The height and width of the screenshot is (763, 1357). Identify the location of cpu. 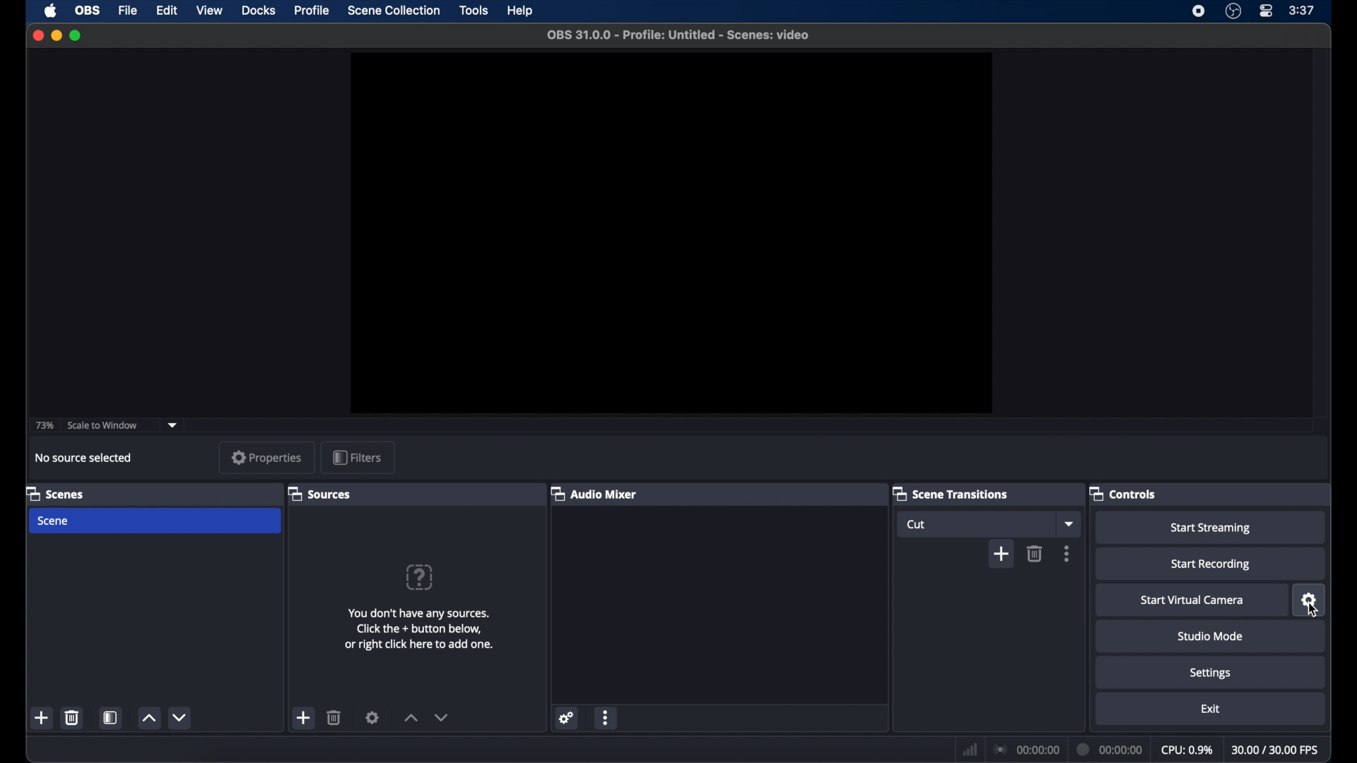
(1187, 750).